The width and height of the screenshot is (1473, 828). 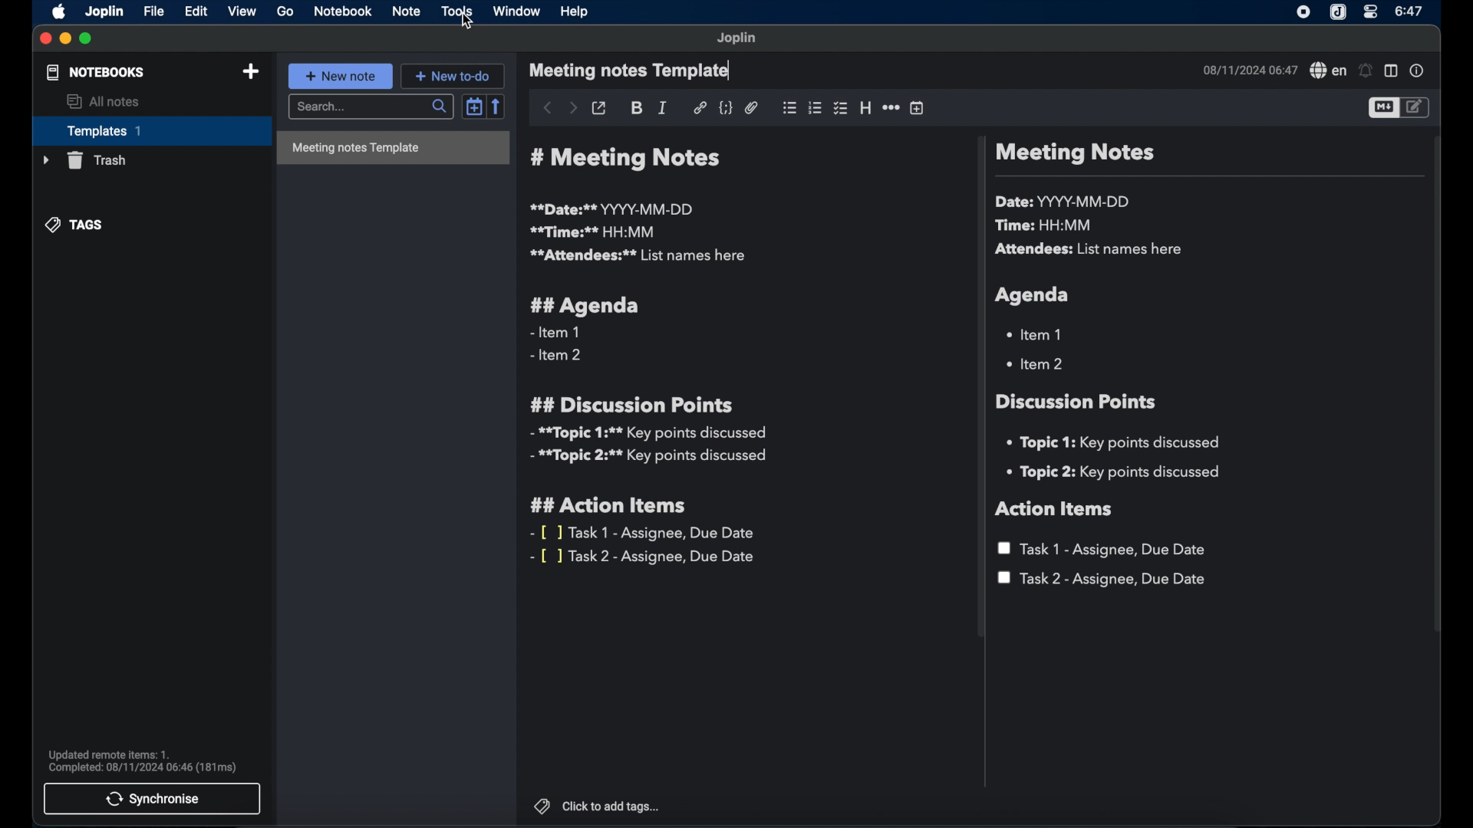 What do you see at coordinates (1419, 72) in the screenshot?
I see `note properties` at bounding box center [1419, 72].